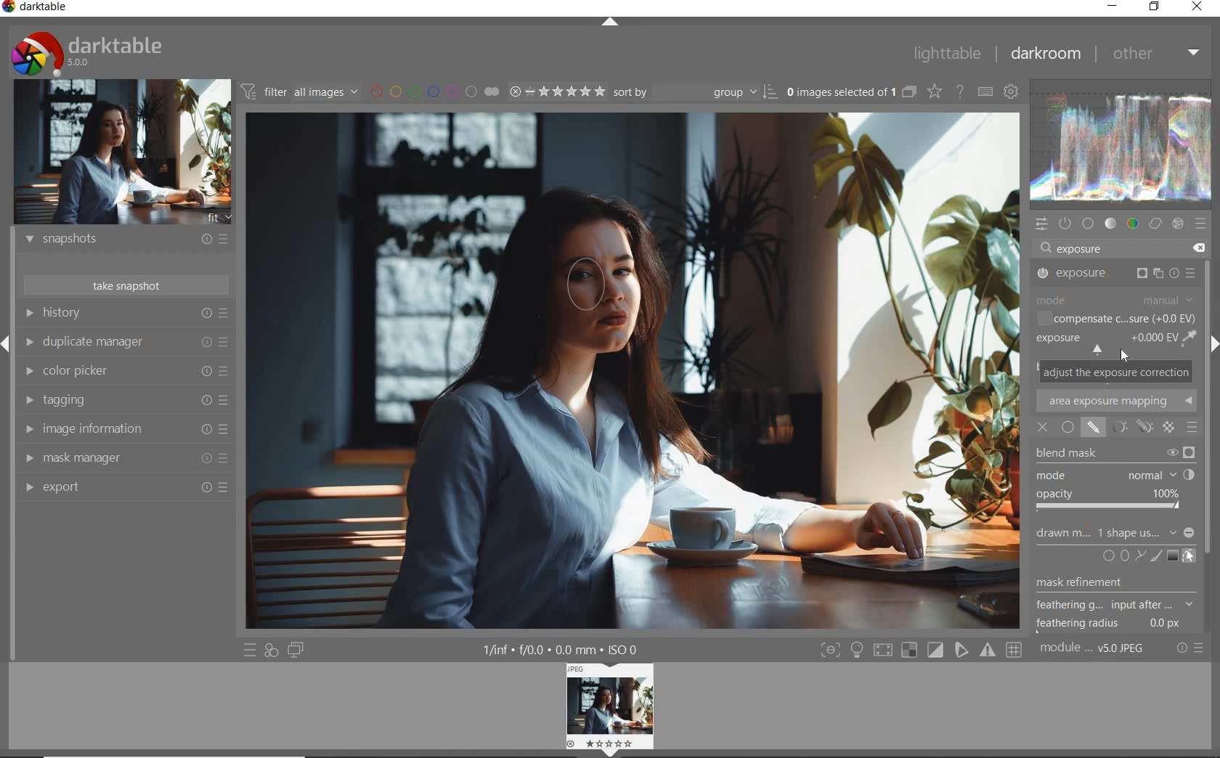 The width and height of the screenshot is (1220, 758). What do you see at coordinates (607, 709) in the screenshot?
I see `image preview` at bounding box center [607, 709].